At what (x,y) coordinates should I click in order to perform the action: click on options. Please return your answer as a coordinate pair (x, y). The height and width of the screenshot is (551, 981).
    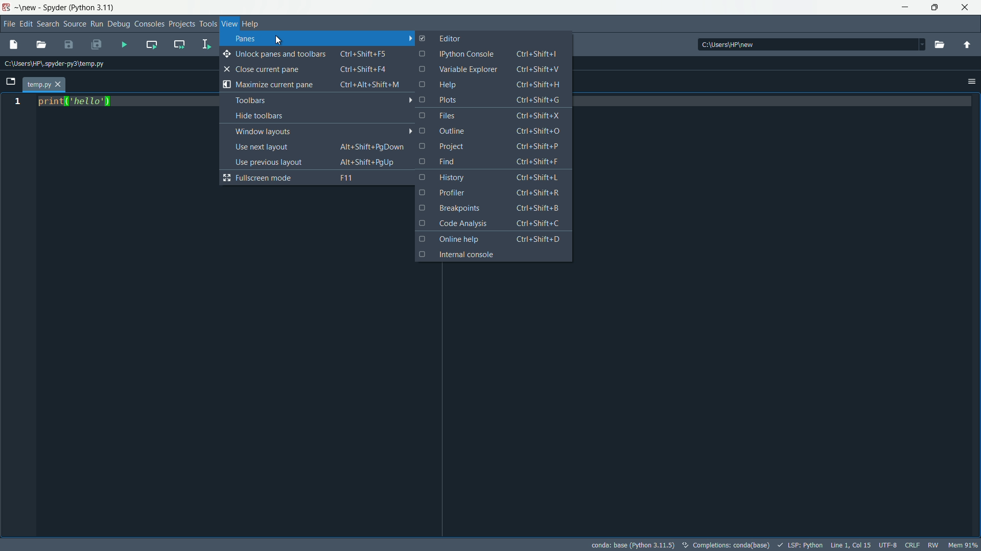
    Looking at the image, I should click on (972, 82).